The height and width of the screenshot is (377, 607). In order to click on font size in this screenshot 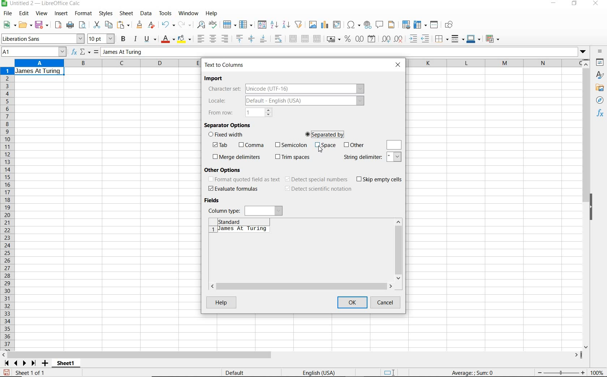, I will do `click(102, 39)`.